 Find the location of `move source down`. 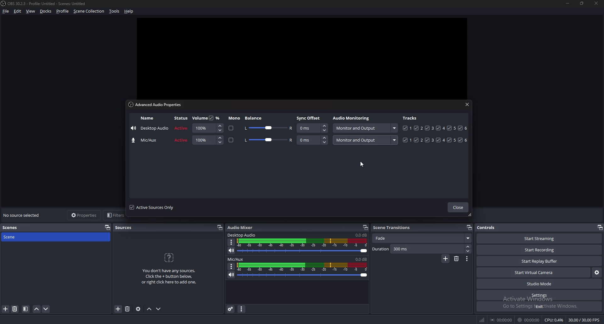

move source down is located at coordinates (159, 309).